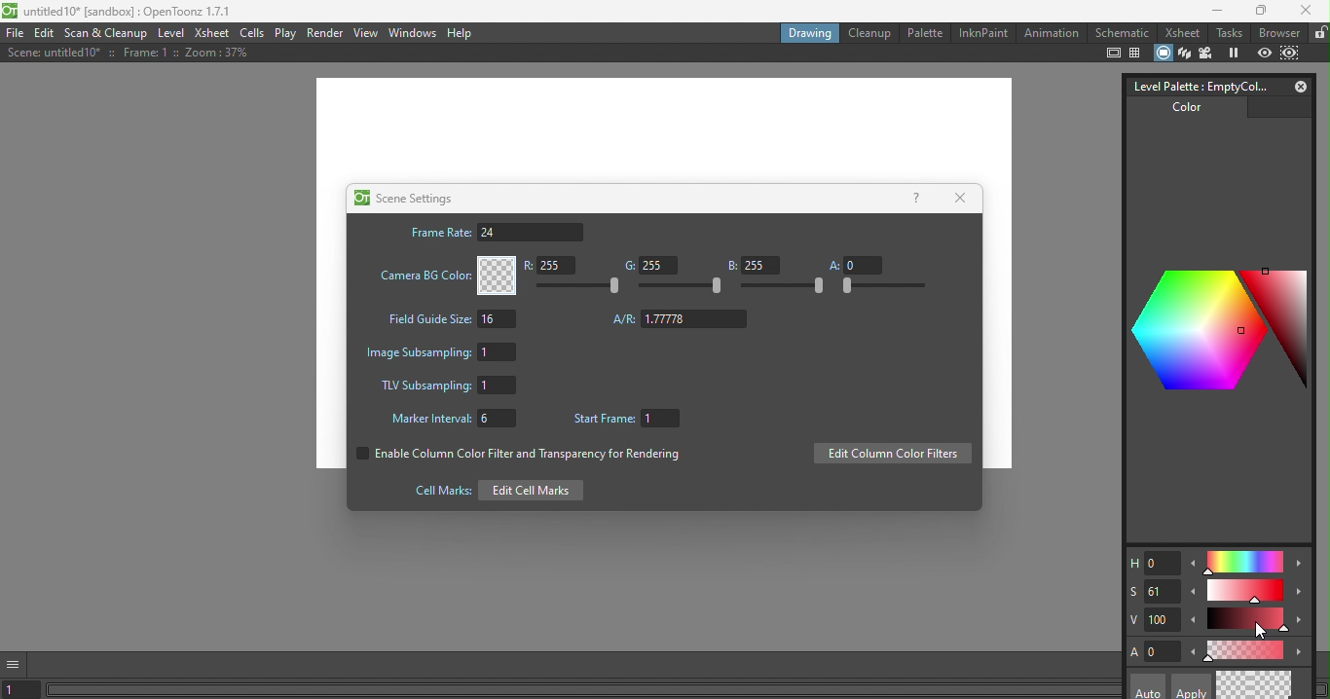 This screenshot has width=1330, height=699. What do you see at coordinates (1229, 33) in the screenshot?
I see `Tasks` at bounding box center [1229, 33].